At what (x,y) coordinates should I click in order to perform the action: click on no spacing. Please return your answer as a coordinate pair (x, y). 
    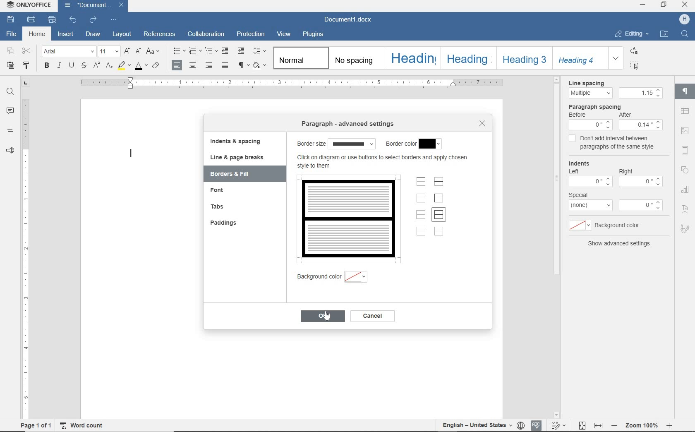
    Looking at the image, I should click on (356, 61).